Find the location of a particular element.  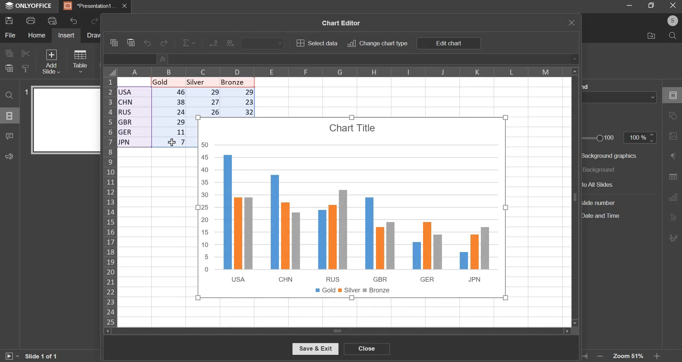

to all slides is located at coordinates (610, 185).